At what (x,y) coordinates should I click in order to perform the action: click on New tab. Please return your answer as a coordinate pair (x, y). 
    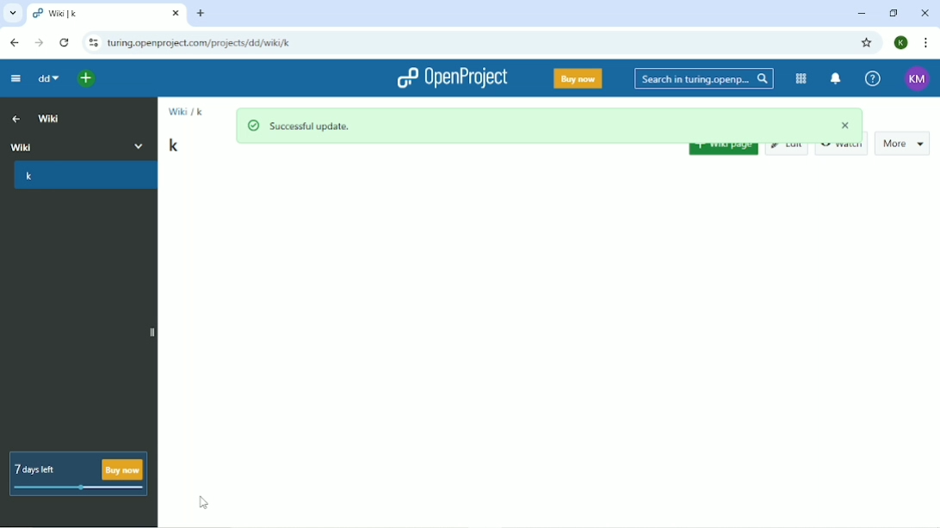
    Looking at the image, I should click on (202, 13).